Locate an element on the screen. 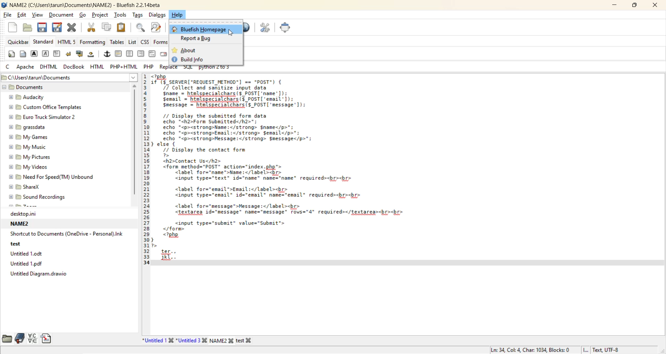 This screenshot has width=666, height=354. formatting is located at coordinates (94, 42).